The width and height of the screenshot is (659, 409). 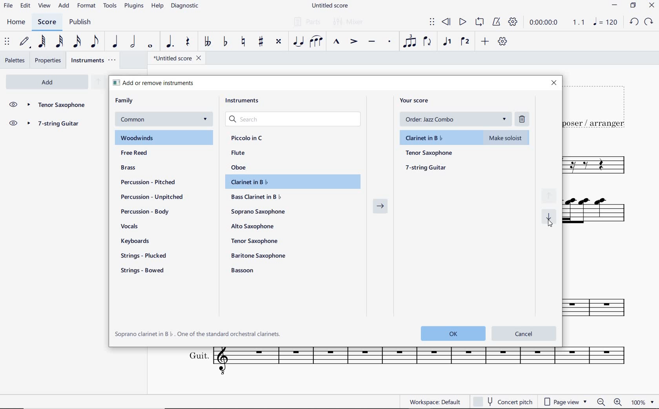 I want to click on FILE NAME, so click(x=329, y=6).